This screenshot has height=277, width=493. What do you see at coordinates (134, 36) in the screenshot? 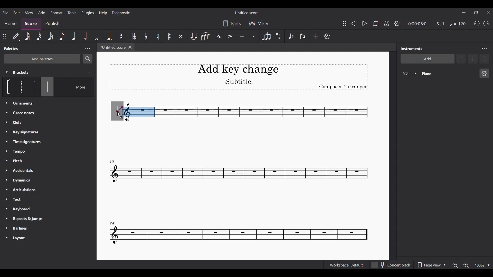
I see `Toggle double flat` at bounding box center [134, 36].